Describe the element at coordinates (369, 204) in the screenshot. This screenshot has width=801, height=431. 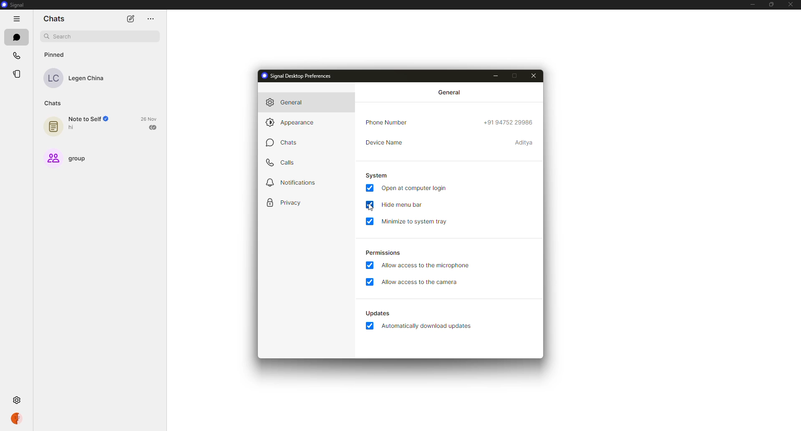
I see `enabled` at that location.